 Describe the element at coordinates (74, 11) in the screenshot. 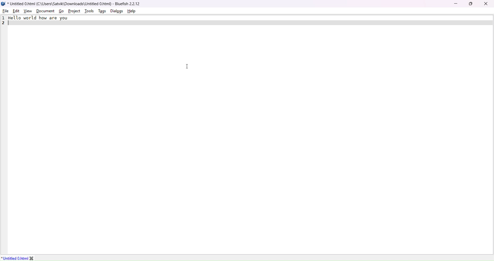

I see `project` at that location.